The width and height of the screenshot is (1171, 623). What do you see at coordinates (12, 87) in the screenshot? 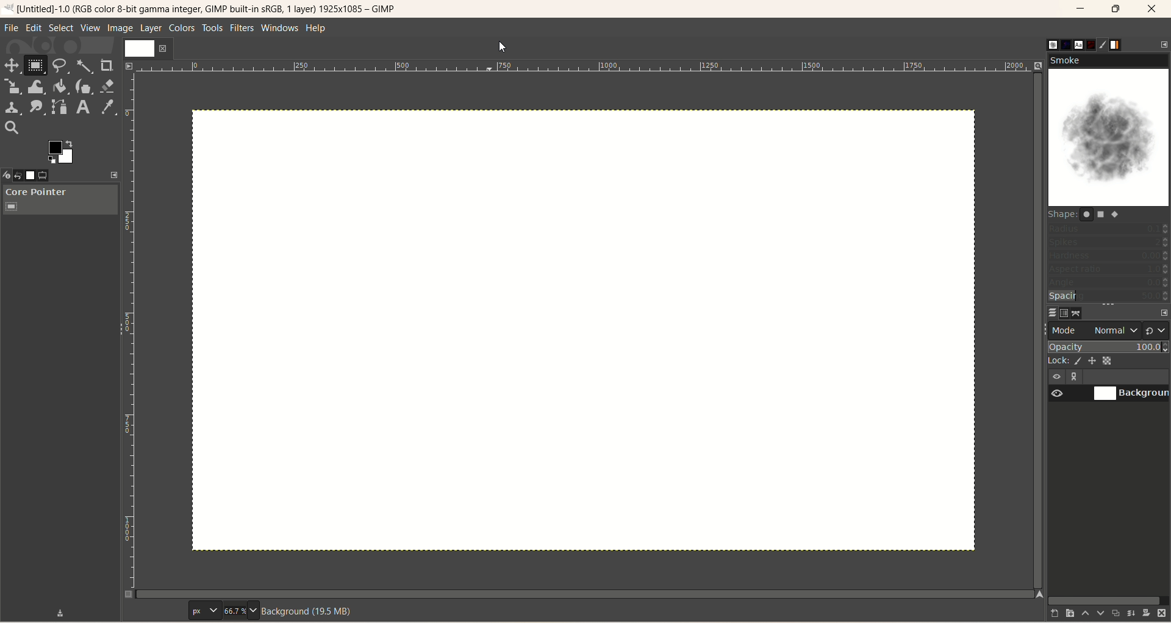
I see `scale` at bounding box center [12, 87].